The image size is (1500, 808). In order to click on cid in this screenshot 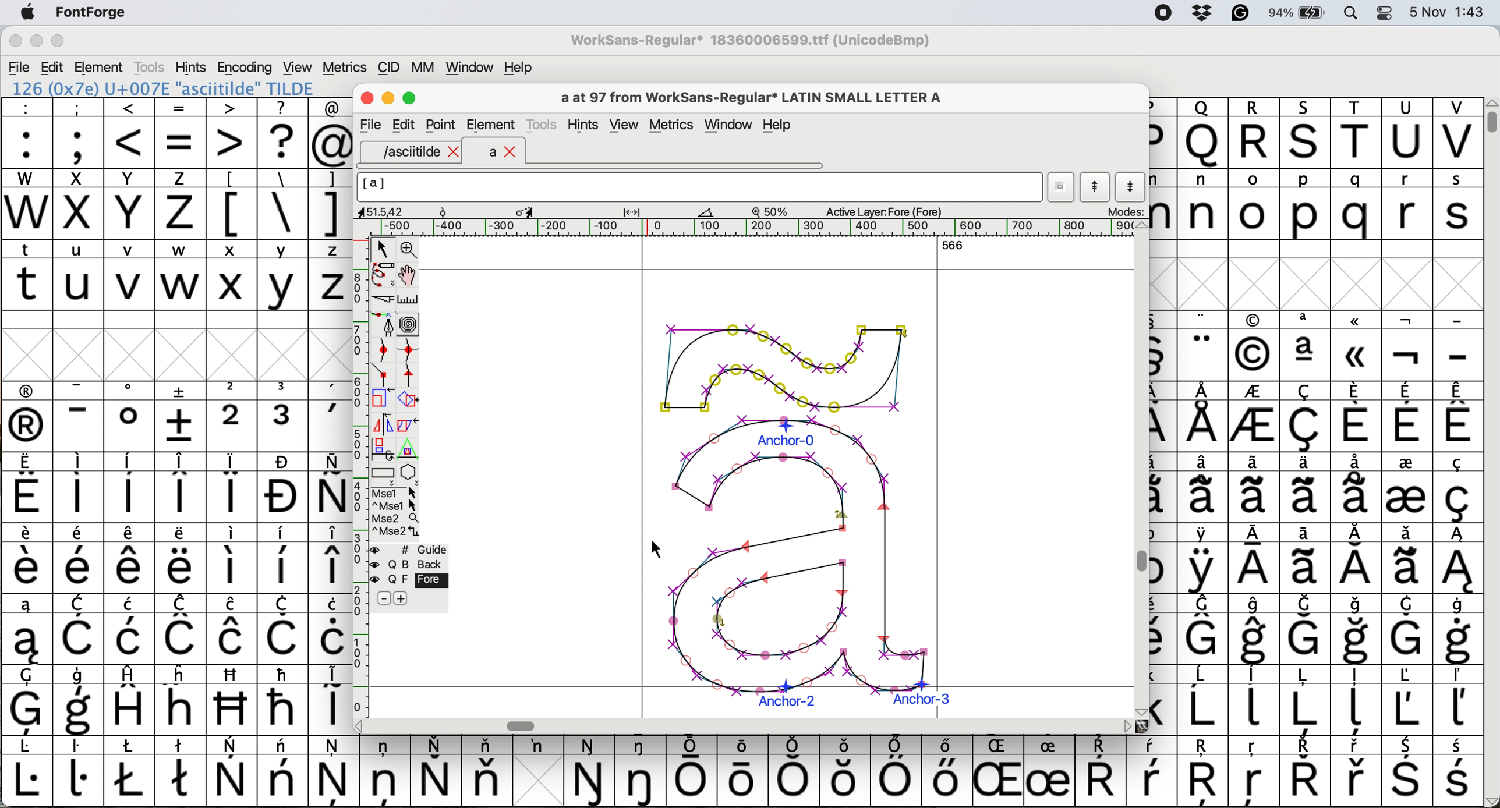, I will do `click(387, 68)`.